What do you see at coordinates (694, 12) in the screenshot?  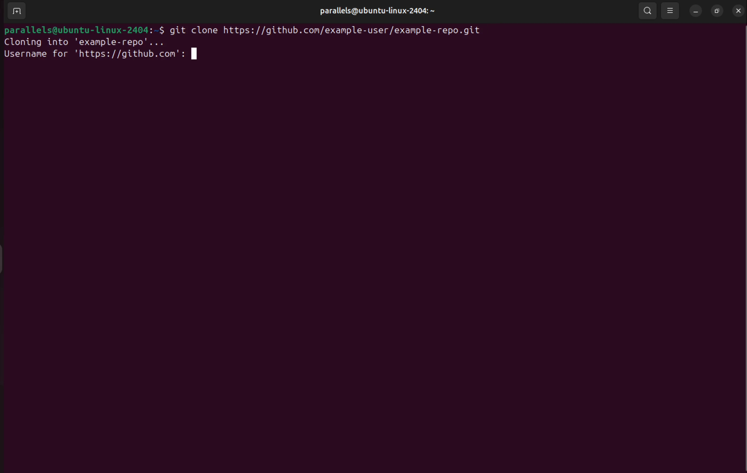 I see `minimum` at bounding box center [694, 12].